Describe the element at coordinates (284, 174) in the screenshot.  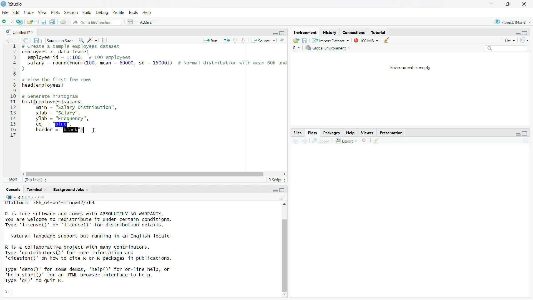
I see `scroll right` at that location.